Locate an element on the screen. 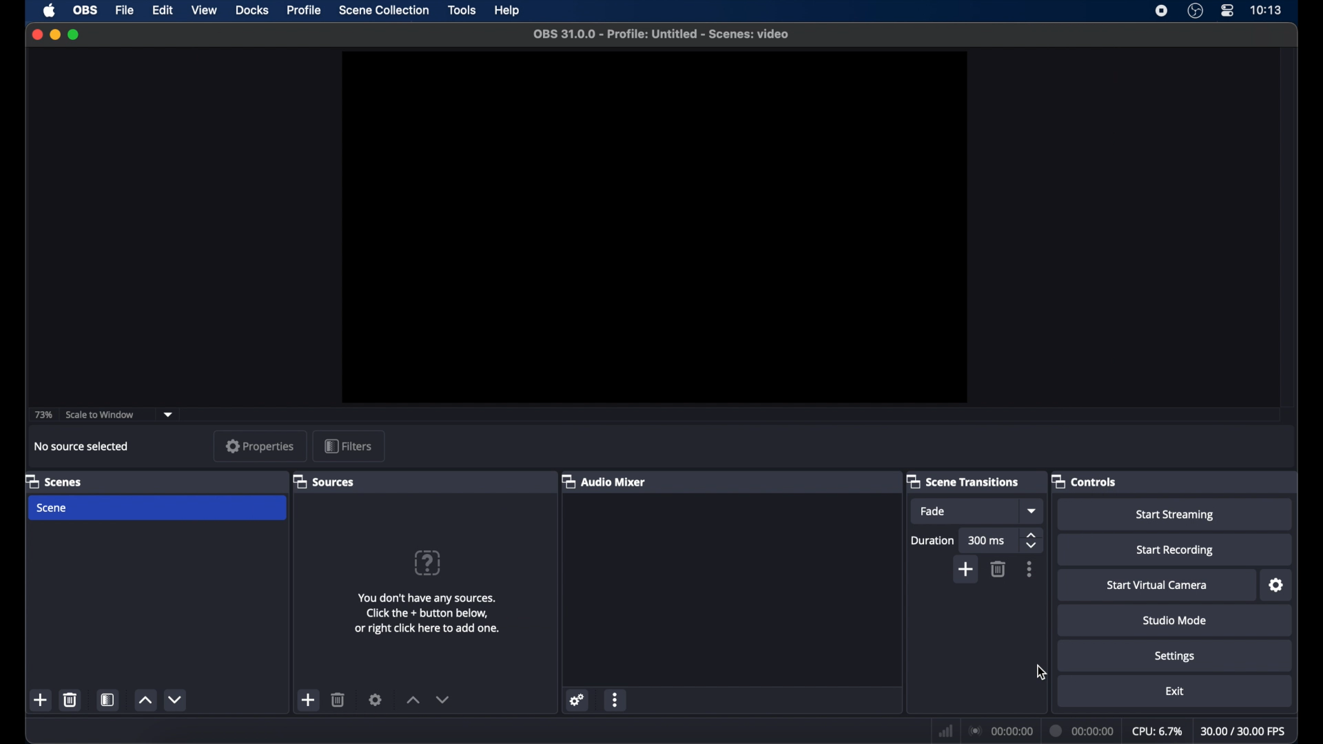  add sources information is located at coordinates (429, 613).